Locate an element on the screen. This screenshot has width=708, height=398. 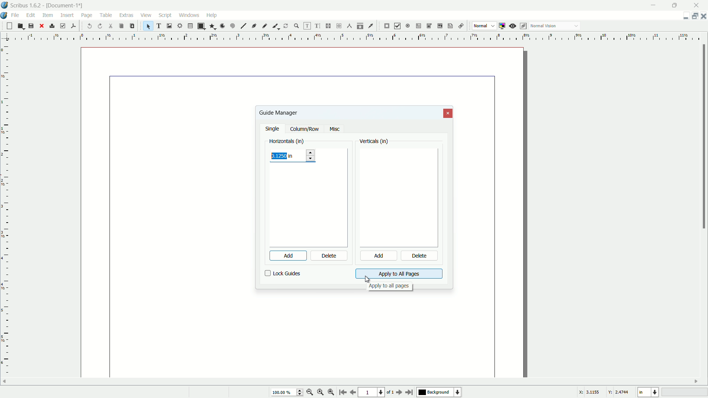
link annotation is located at coordinates (459, 26).